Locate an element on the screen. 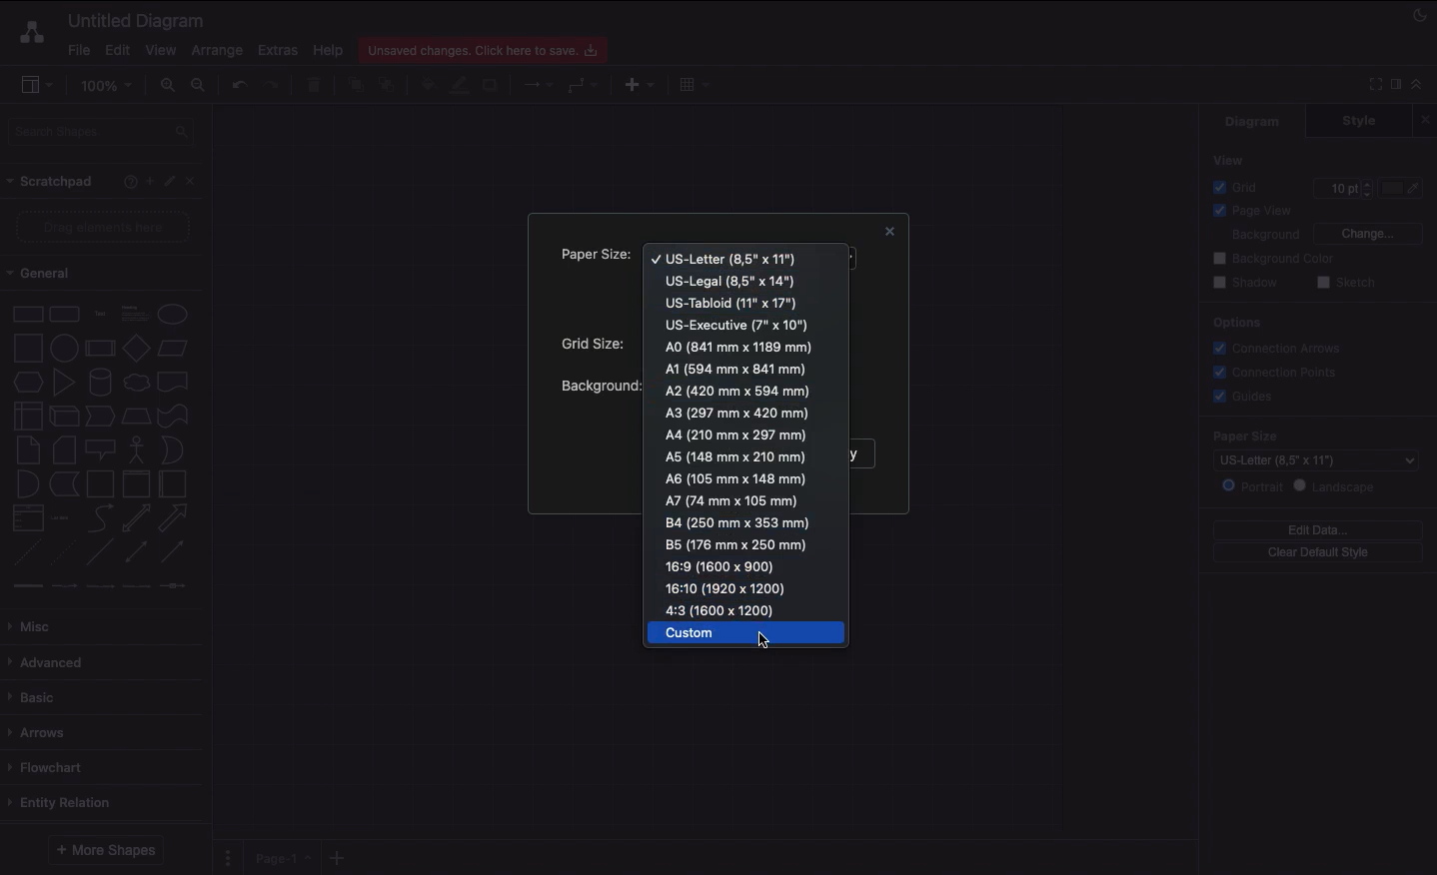 This screenshot has width=1437, height=875. Flowchart is located at coordinates (49, 767).